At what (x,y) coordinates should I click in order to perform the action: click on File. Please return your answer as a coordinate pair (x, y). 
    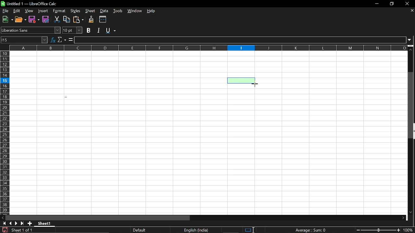
    Looking at the image, I should click on (5, 11).